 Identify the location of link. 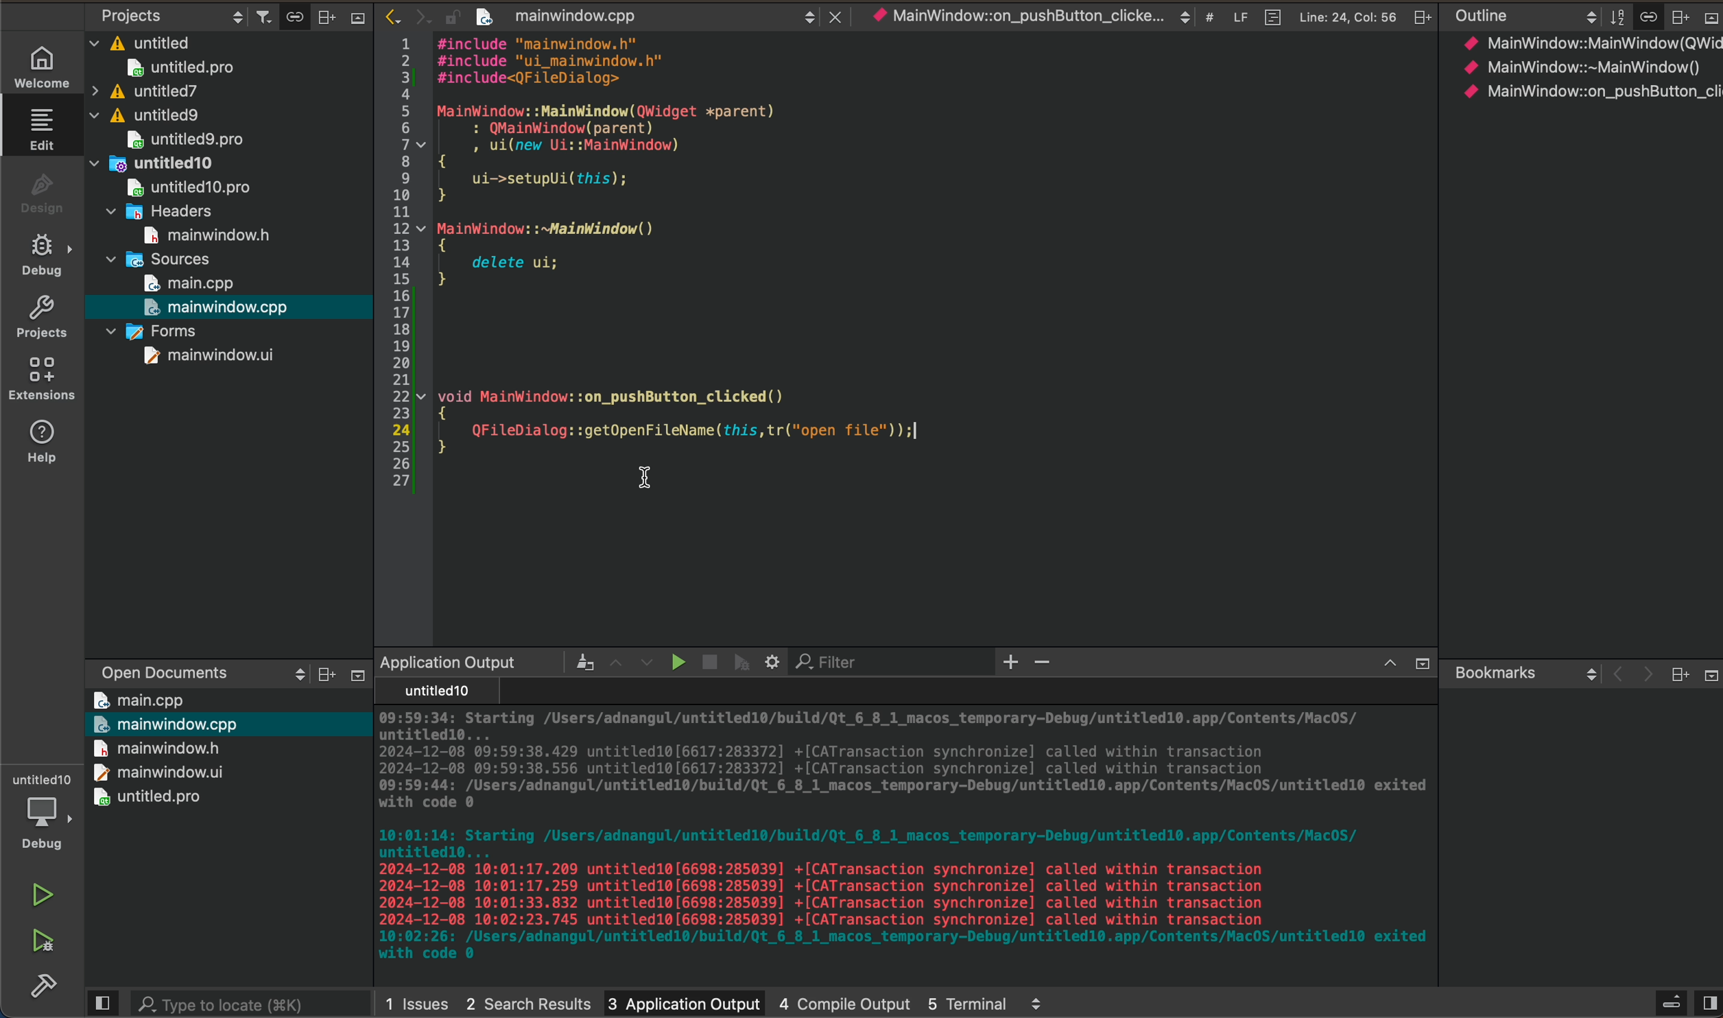
(1648, 14).